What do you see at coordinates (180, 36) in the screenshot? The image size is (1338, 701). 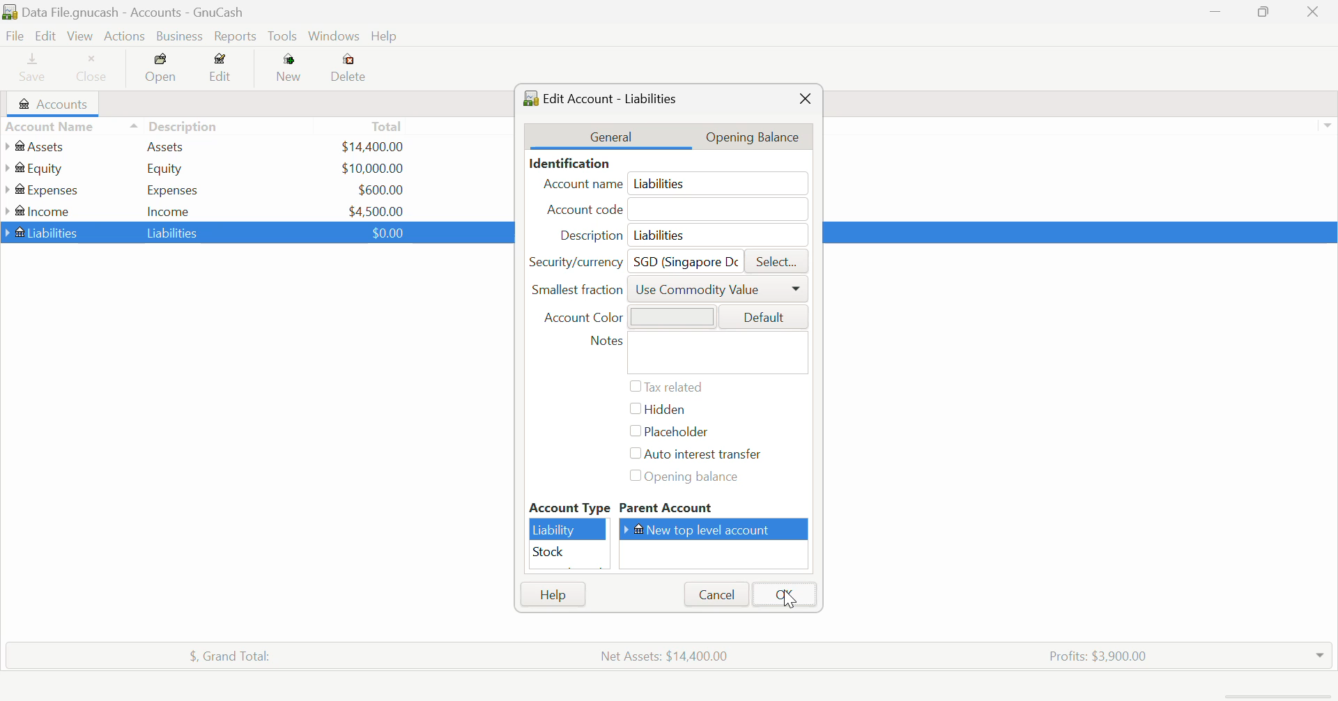 I see `Business` at bounding box center [180, 36].